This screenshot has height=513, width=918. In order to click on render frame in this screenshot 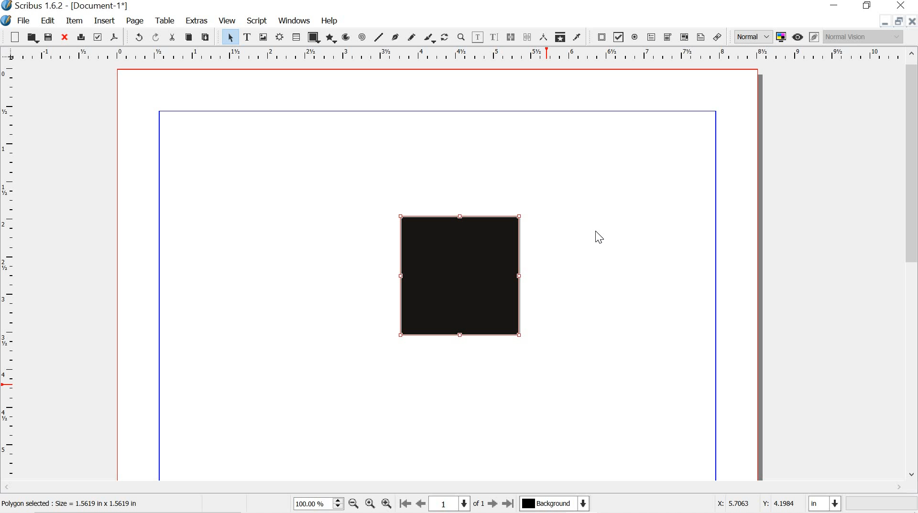, I will do `click(280, 37)`.